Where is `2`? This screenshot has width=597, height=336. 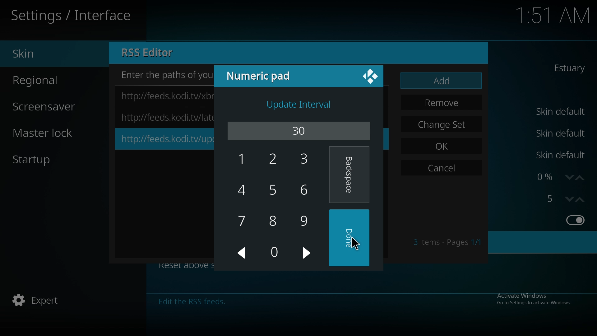
2 is located at coordinates (271, 159).